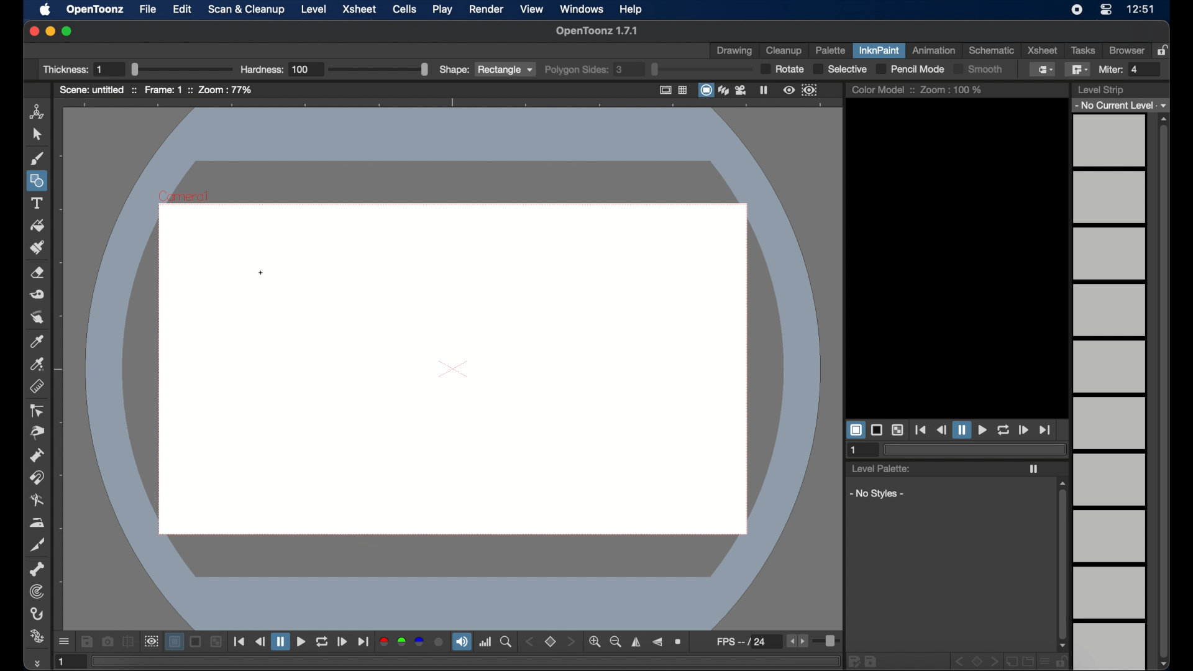 The width and height of the screenshot is (1193, 671). What do you see at coordinates (1164, 391) in the screenshot?
I see `scroll box` at bounding box center [1164, 391].